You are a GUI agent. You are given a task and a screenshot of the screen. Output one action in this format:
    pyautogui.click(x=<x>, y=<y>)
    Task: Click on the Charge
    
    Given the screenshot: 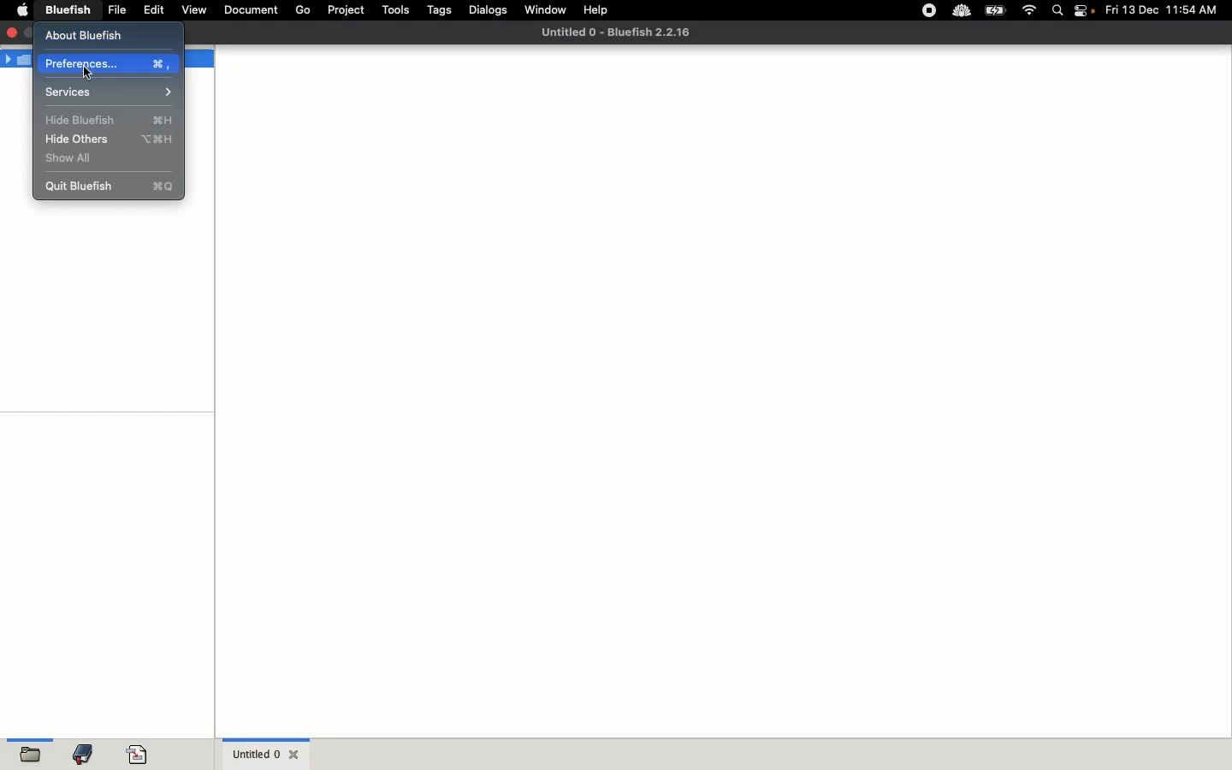 What is the action you would take?
    pyautogui.click(x=995, y=12)
    